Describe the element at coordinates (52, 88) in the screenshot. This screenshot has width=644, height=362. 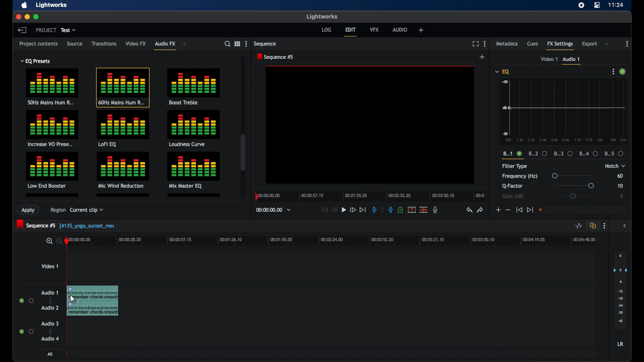
I see `50hz` at that location.